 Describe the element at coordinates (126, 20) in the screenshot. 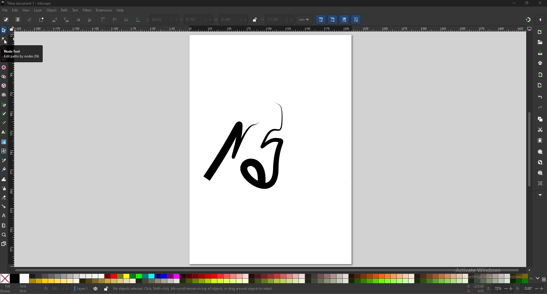

I see `lower selection one step` at that location.